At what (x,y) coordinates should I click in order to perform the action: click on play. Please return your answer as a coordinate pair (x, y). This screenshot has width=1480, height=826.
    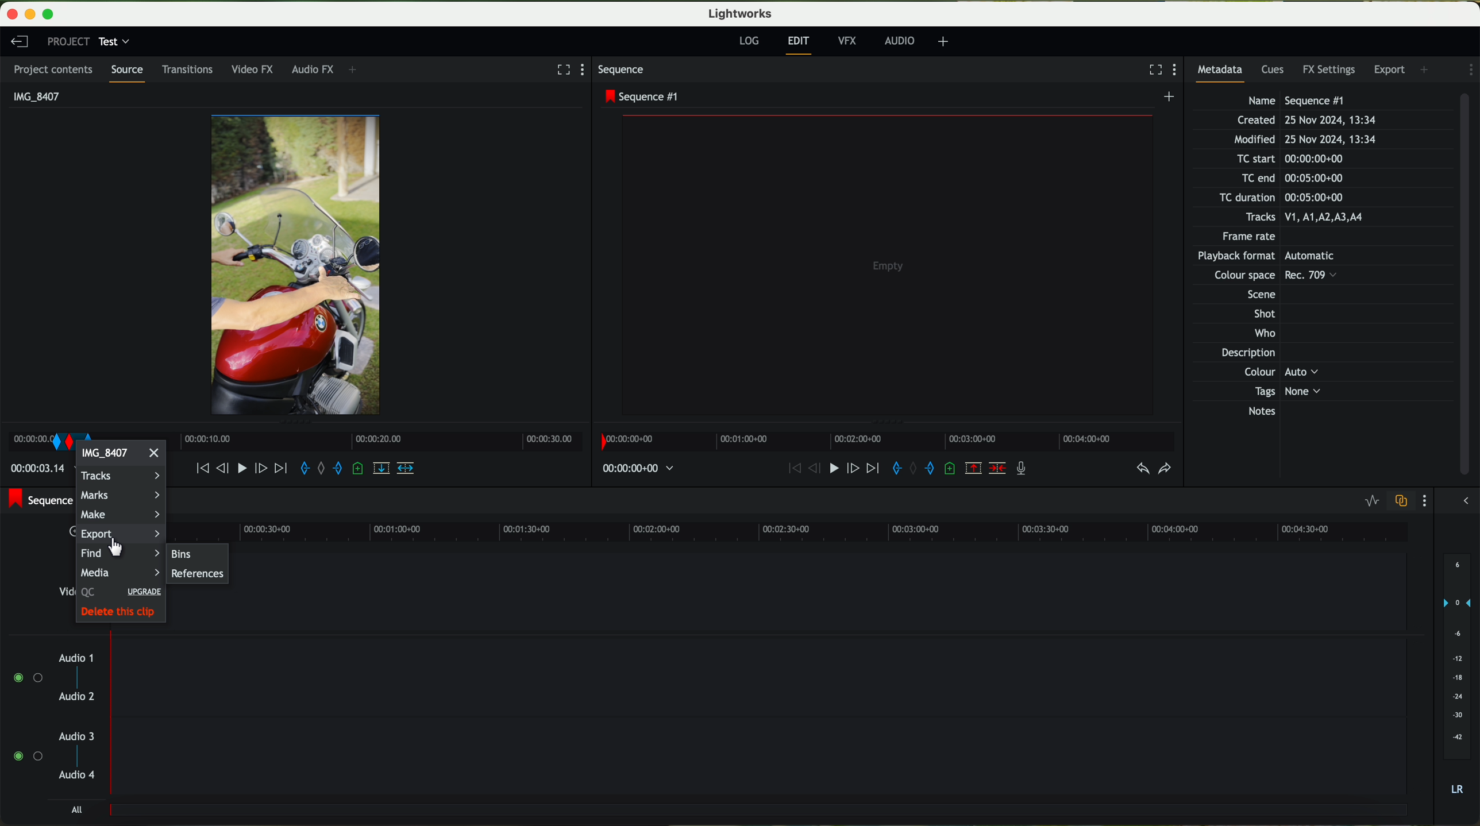
    Looking at the image, I should click on (828, 470).